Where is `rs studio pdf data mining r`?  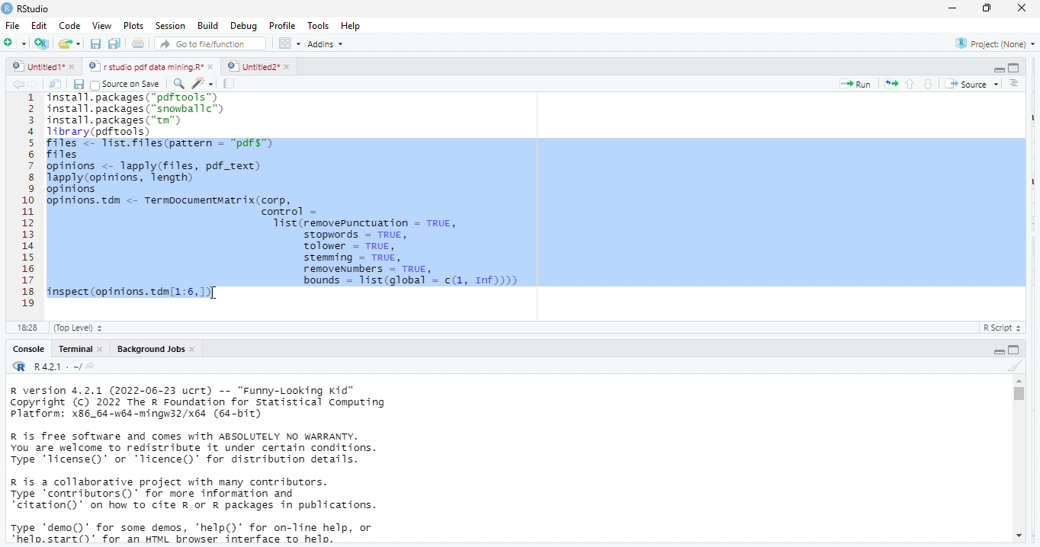 rs studio pdf data mining r is located at coordinates (145, 67).